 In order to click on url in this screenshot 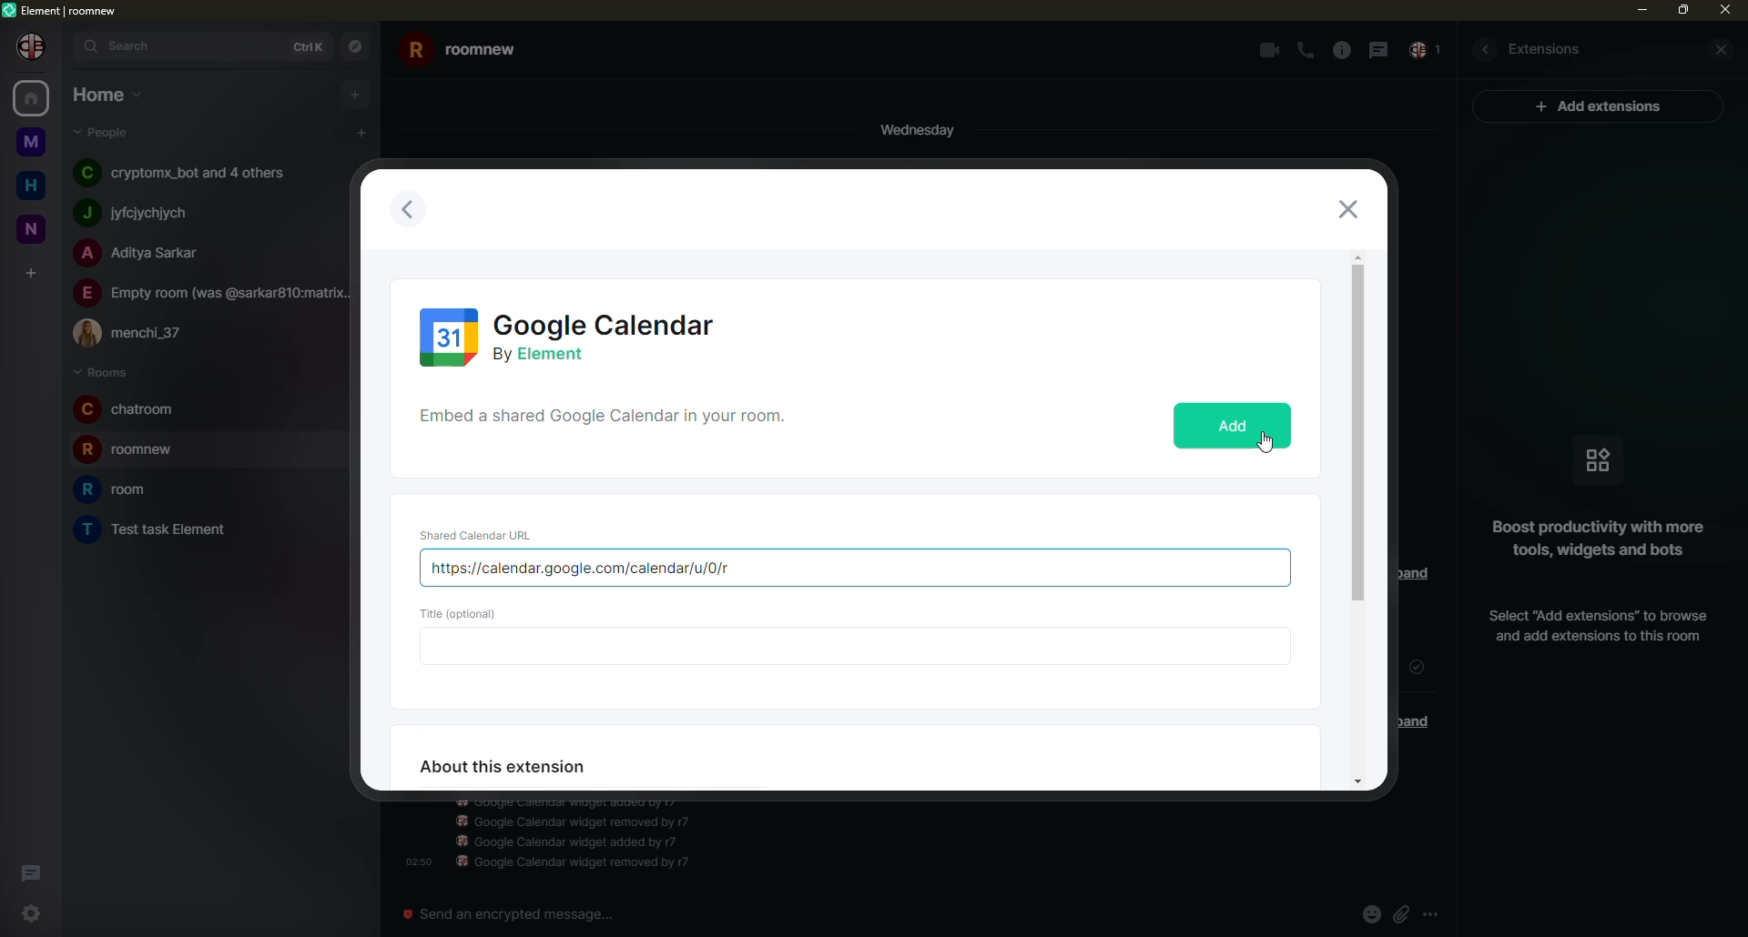, I will do `click(614, 570)`.